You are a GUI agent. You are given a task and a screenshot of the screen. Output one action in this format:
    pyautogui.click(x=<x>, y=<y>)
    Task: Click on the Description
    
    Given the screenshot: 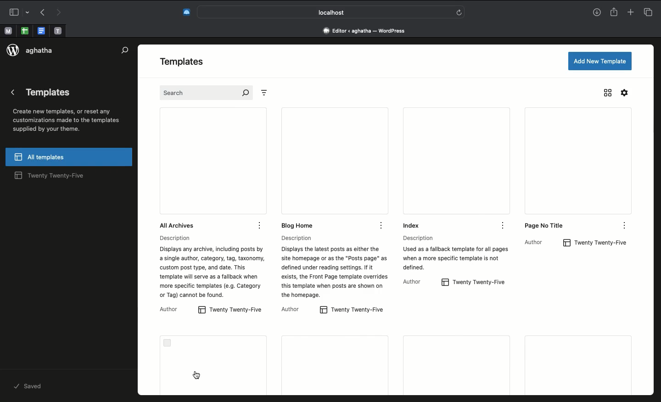 What is the action you would take?
    pyautogui.click(x=456, y=253)
    